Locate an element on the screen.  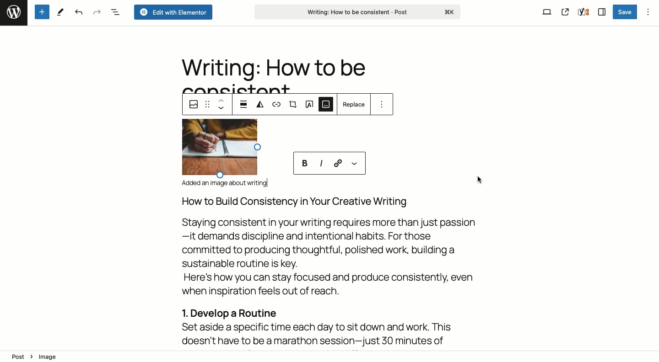
More is located at coordinates (354, 165).